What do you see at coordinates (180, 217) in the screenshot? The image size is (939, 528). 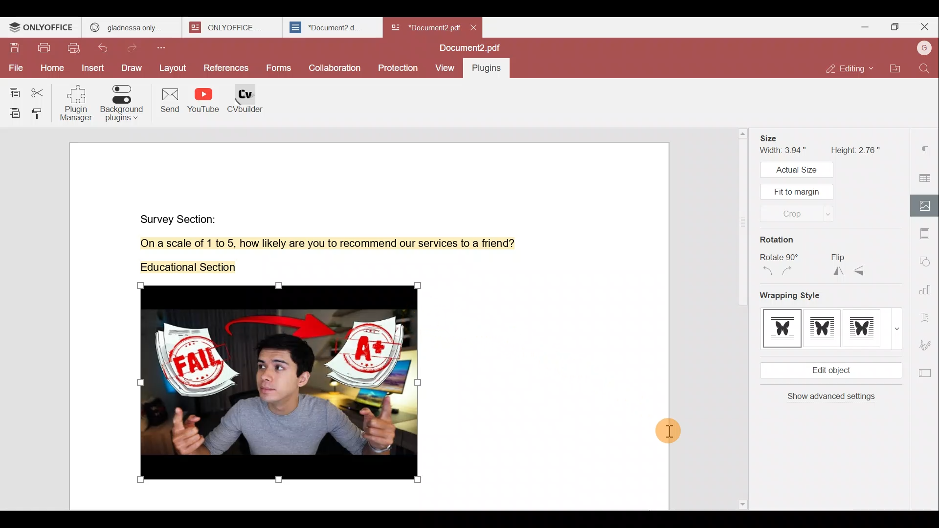 I see `Survey Section:` at bounding box center [180, 217].